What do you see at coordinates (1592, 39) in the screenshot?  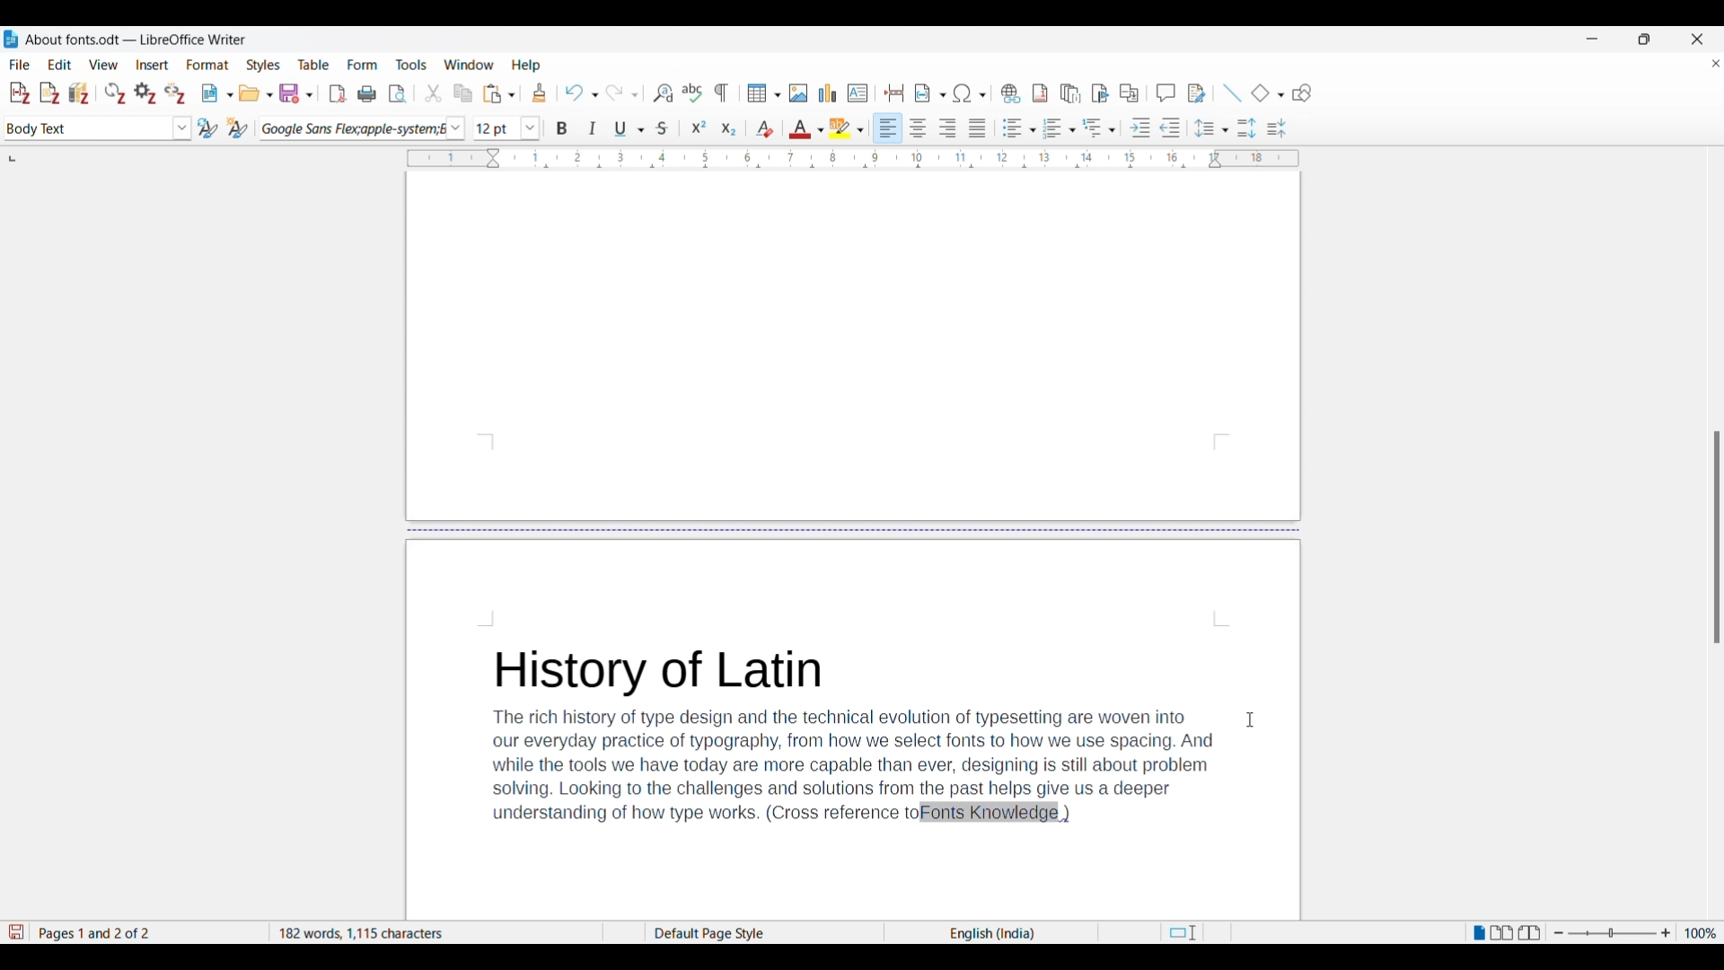 I see `Minimize` at bounding box center [1592, 39].